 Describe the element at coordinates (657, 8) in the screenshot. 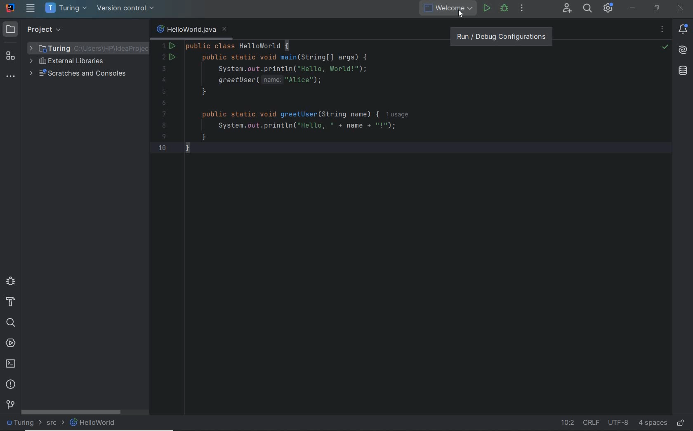

I see `RESTORE DOWN` at that location.